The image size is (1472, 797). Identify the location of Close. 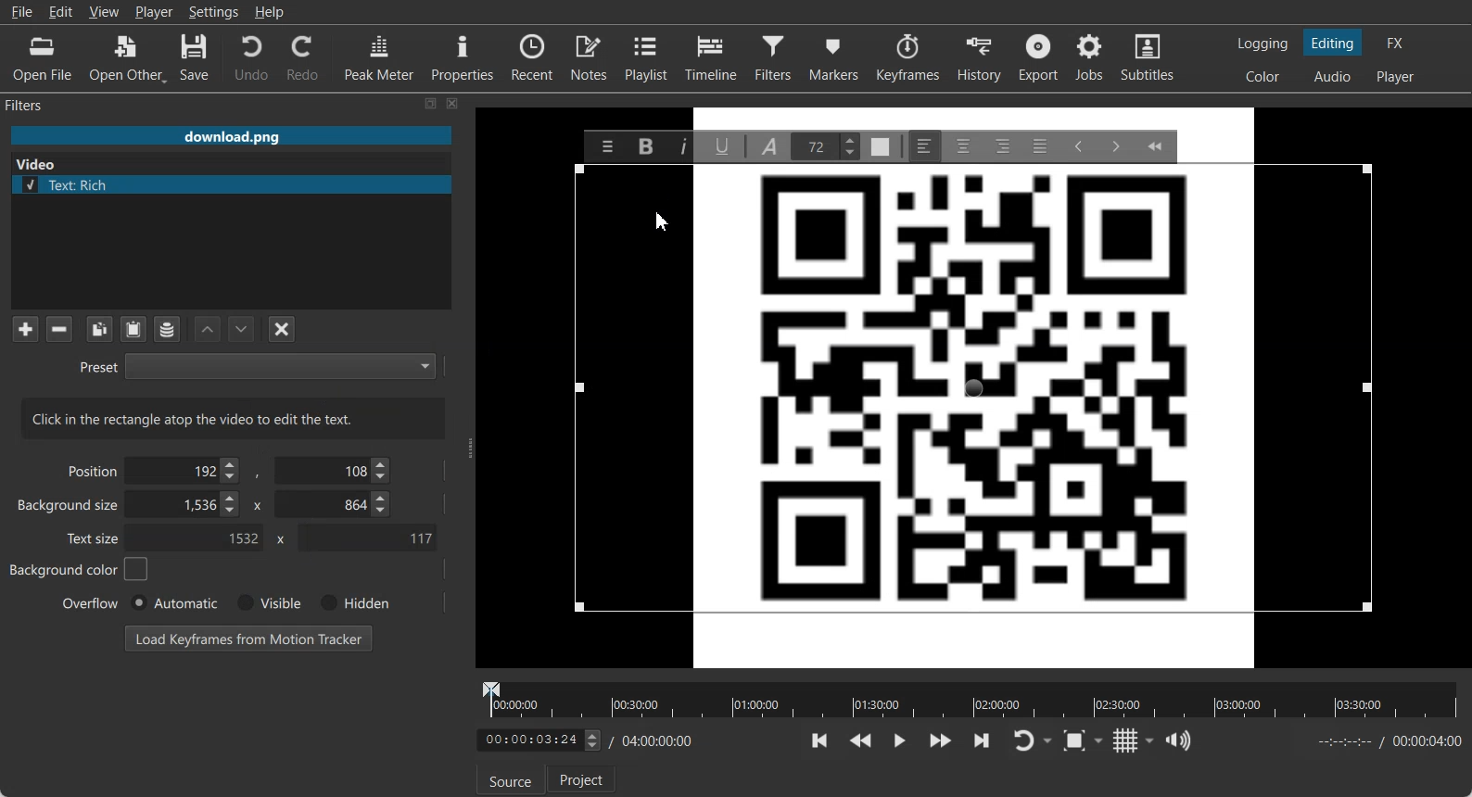
(453, 103).